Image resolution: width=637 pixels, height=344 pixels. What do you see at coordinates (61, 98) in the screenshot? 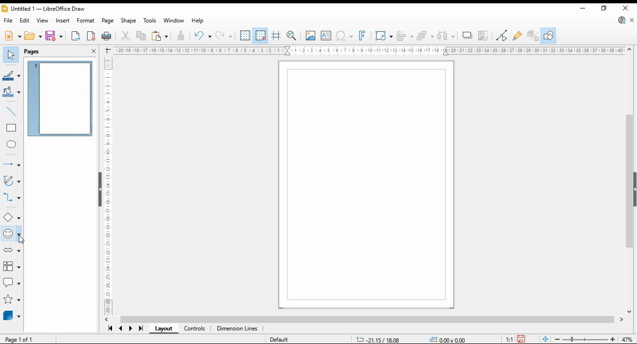
I see `page 1` at bounding box center [61, 98].